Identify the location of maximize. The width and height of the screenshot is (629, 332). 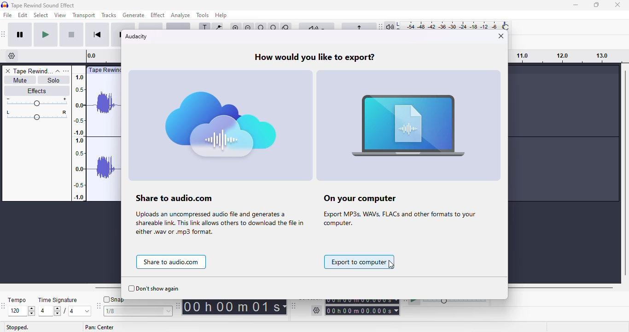
(597, 5).